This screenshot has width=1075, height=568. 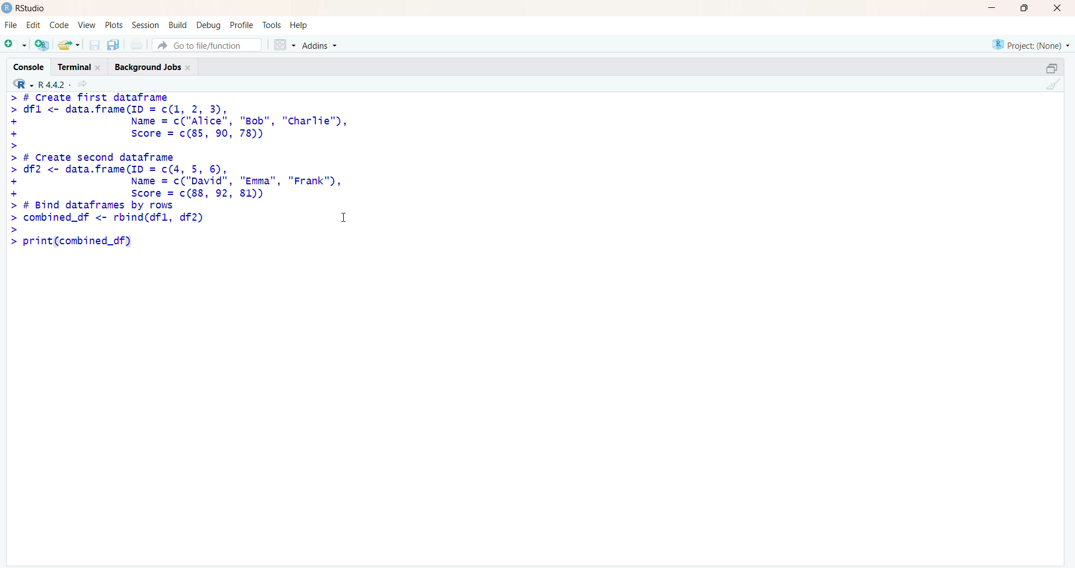 I want to click on cursor, so click(x=345, y=216).